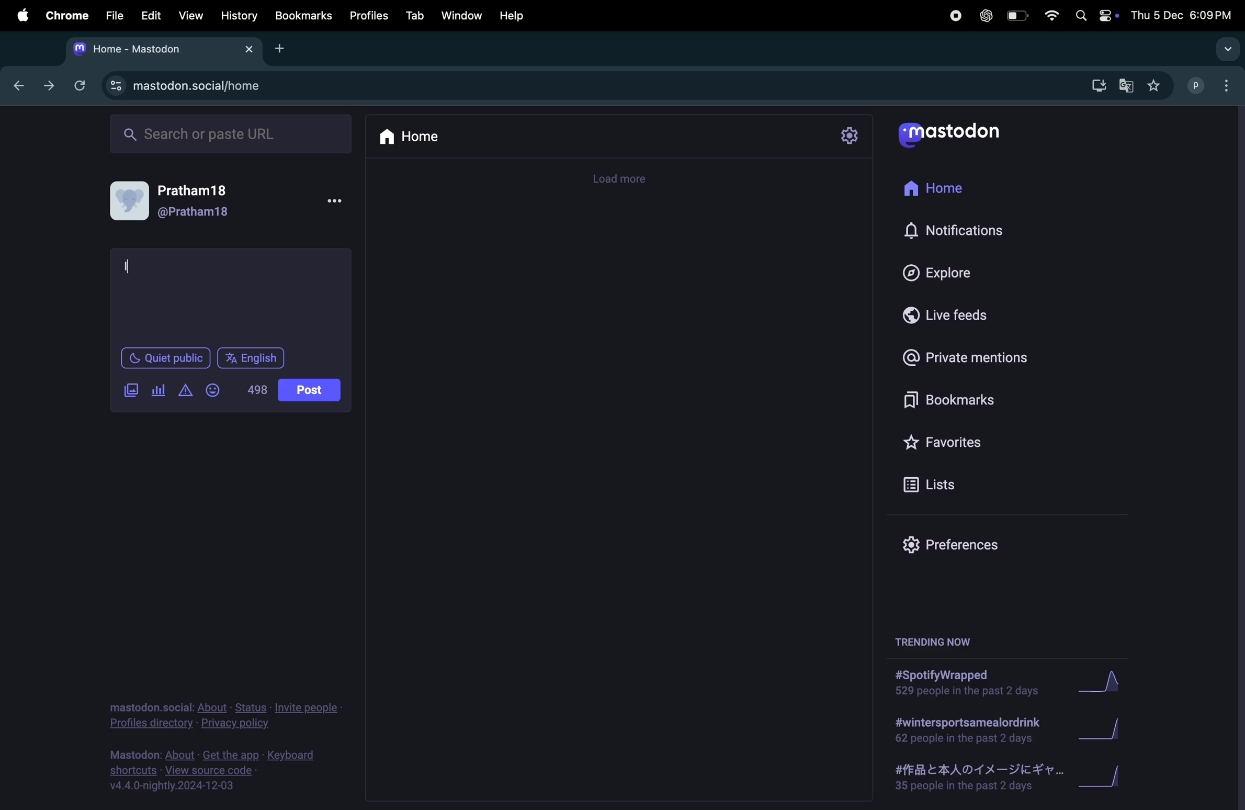  Describe the element at coordinates (186, 390) in the screenshot. I see `alert` at that location.